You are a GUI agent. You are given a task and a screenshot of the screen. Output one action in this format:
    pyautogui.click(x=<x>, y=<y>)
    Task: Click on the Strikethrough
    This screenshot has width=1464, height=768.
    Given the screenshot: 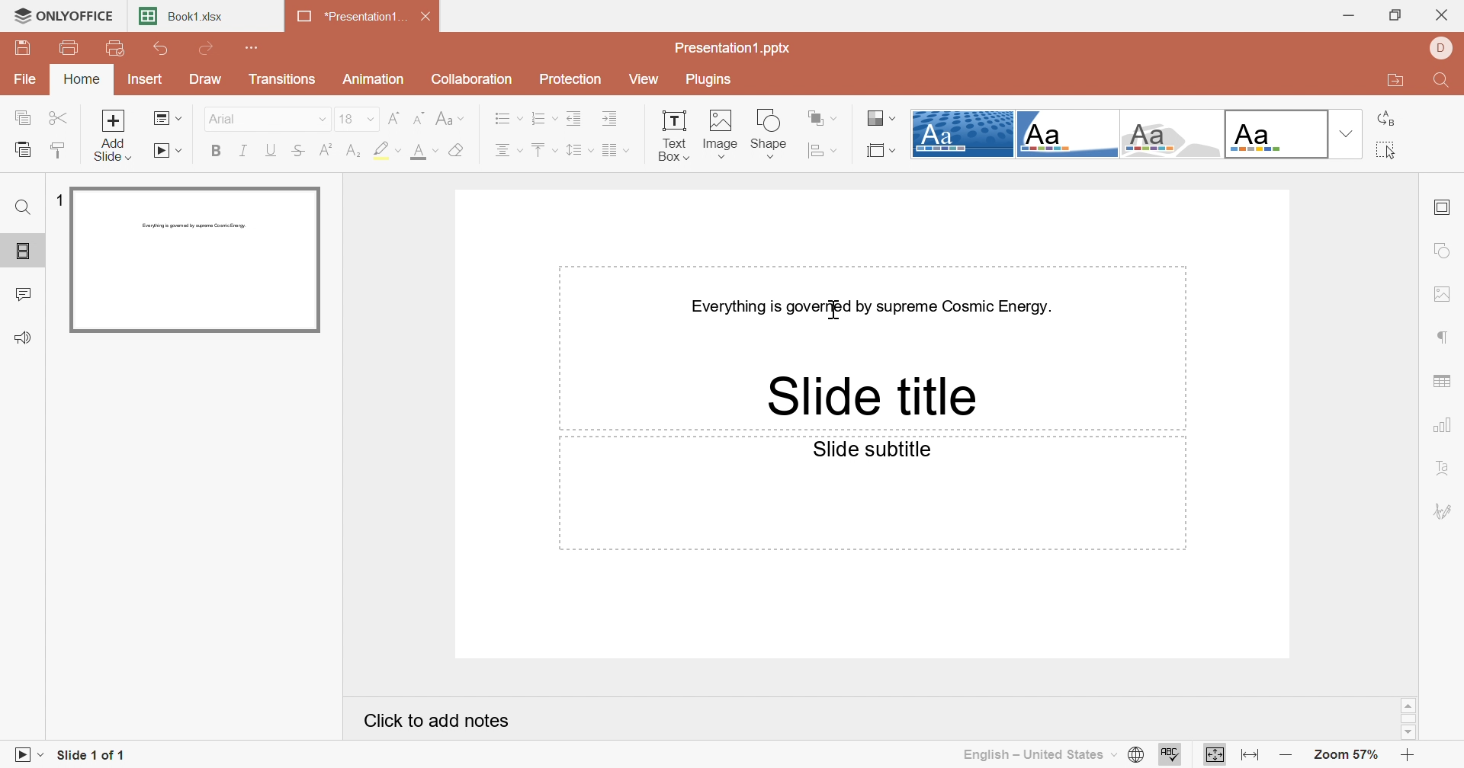 What is the action you would take?
    pyautogui.click(x=298, y=149)
    